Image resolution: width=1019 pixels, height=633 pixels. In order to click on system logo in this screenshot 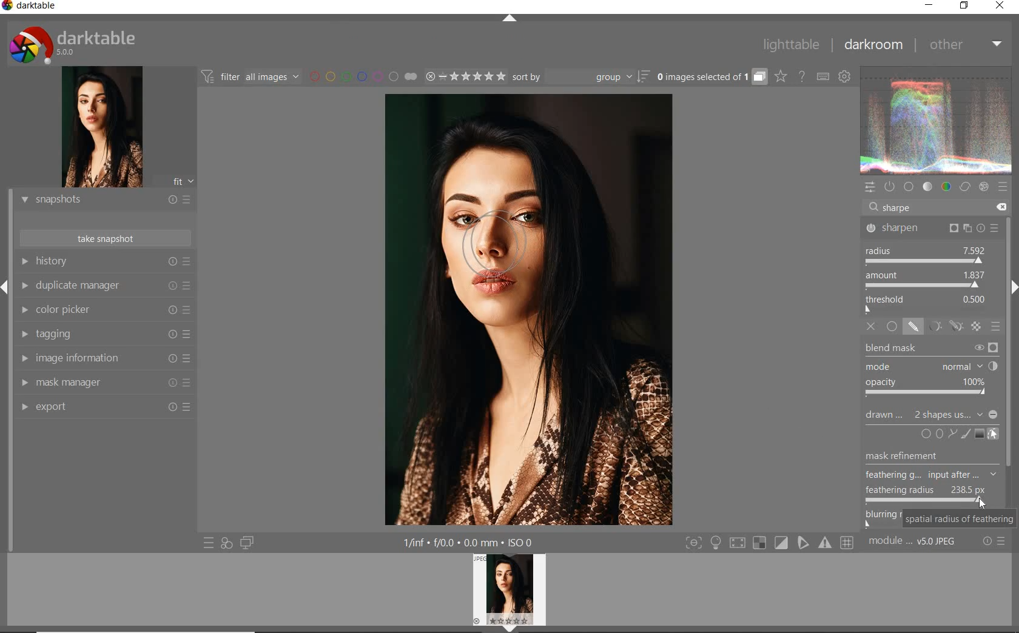, I will do `click(75, 44)`.